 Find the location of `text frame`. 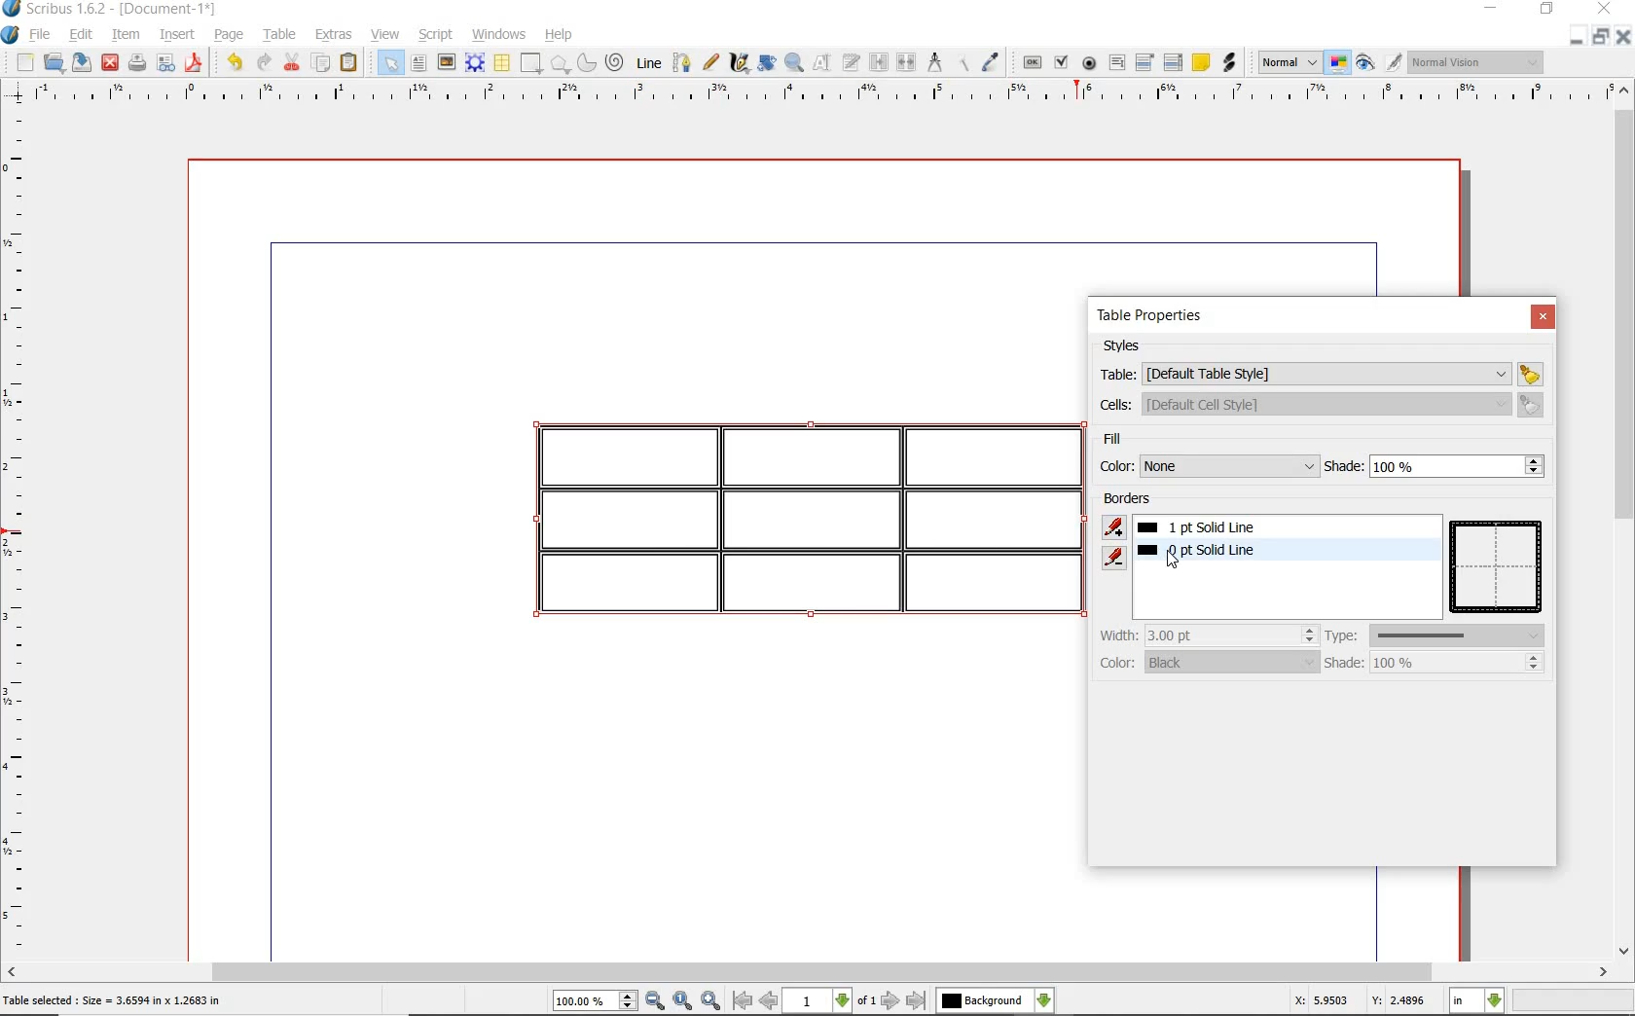

text frame is located at coordinates (418, 63).